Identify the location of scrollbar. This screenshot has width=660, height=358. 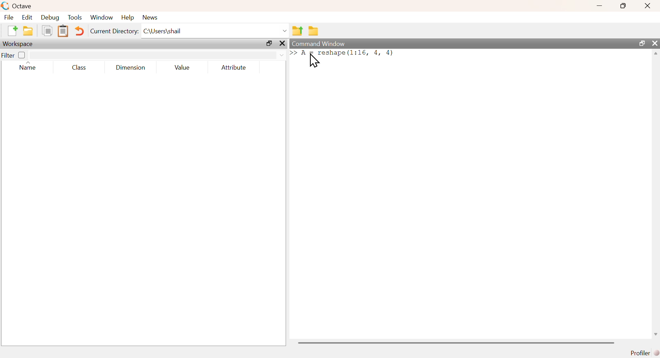
(456, 343).